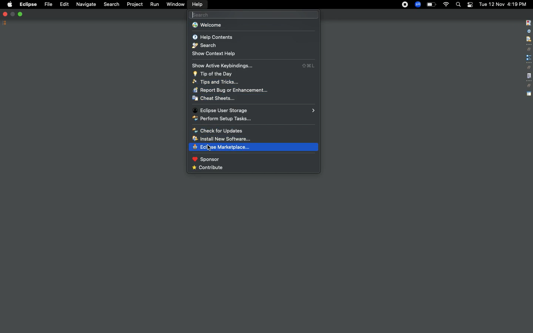  What do you see at coordinates (529, 67) in the screenshot?
I see `restore` at bounding box center [529, 67].